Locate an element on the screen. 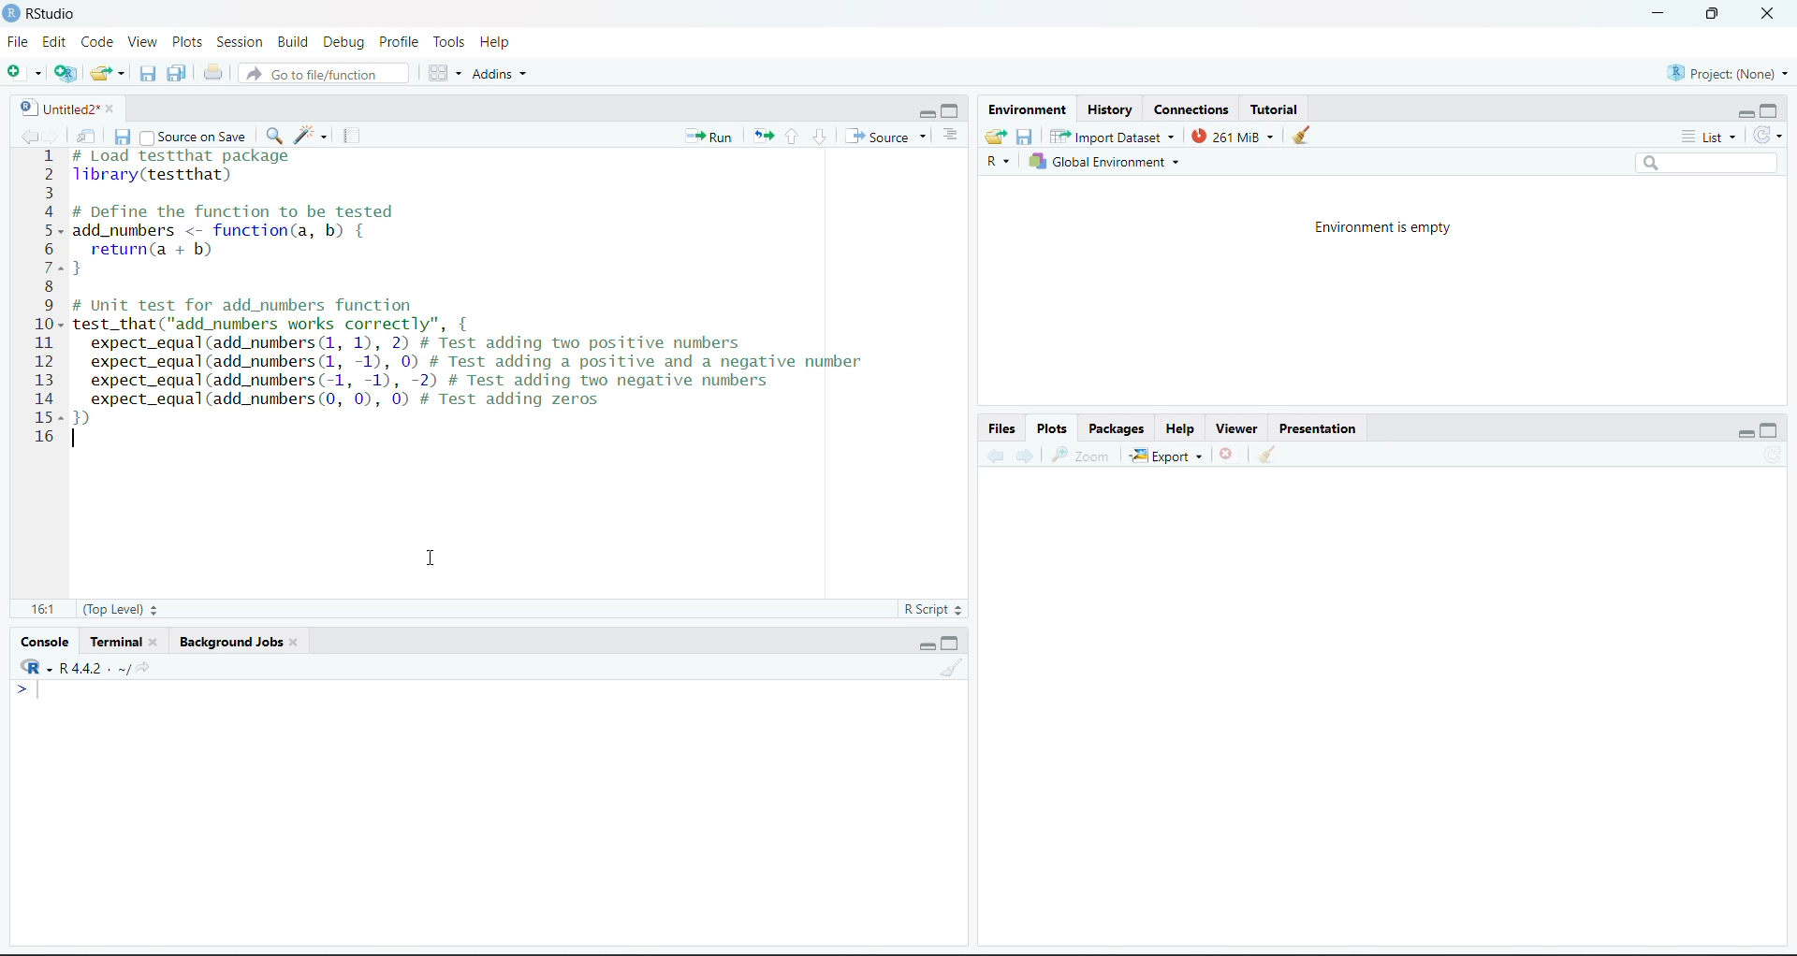 The width and height of the screenshot is (1797, 956). Plots is located at coordinates (187, 41).